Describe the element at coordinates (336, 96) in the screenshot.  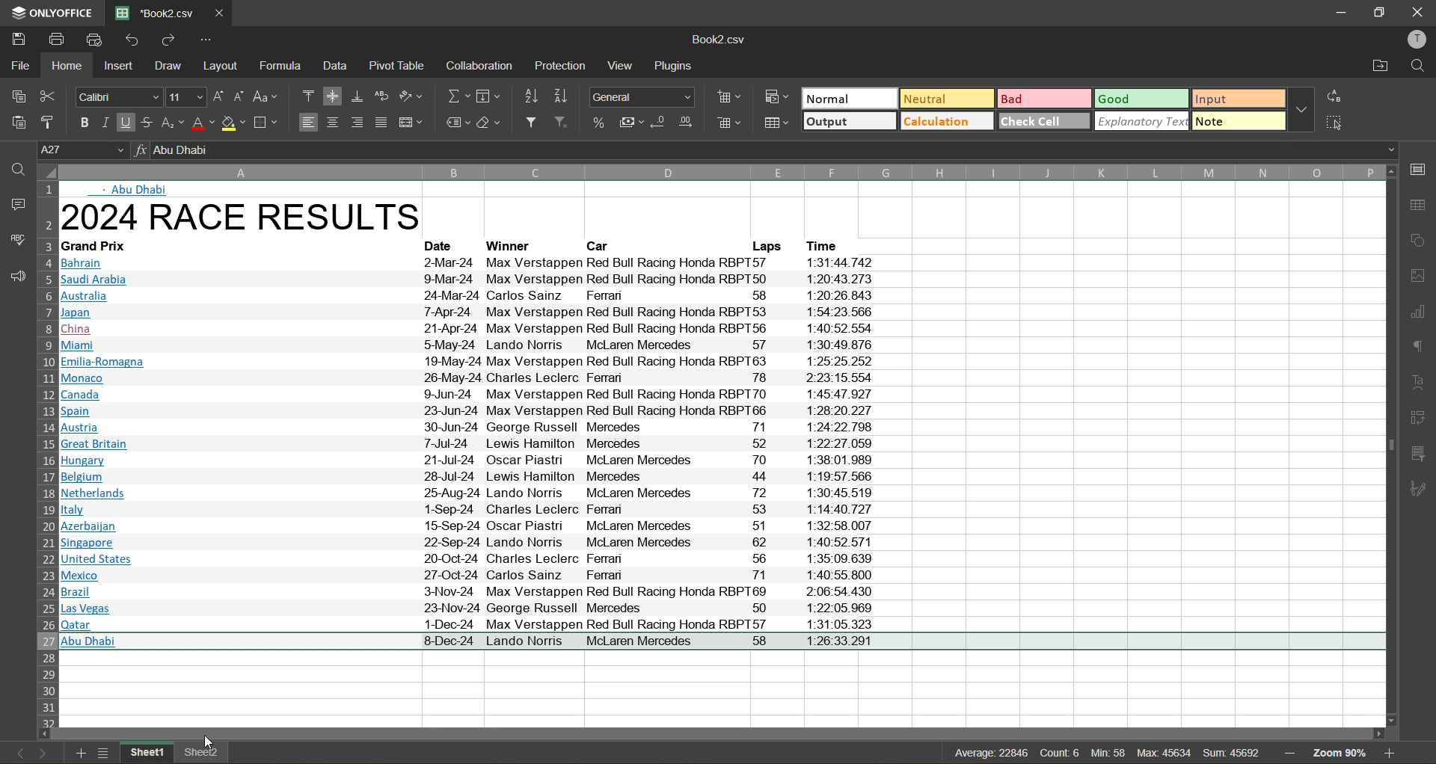
I see `align middle` at that location.